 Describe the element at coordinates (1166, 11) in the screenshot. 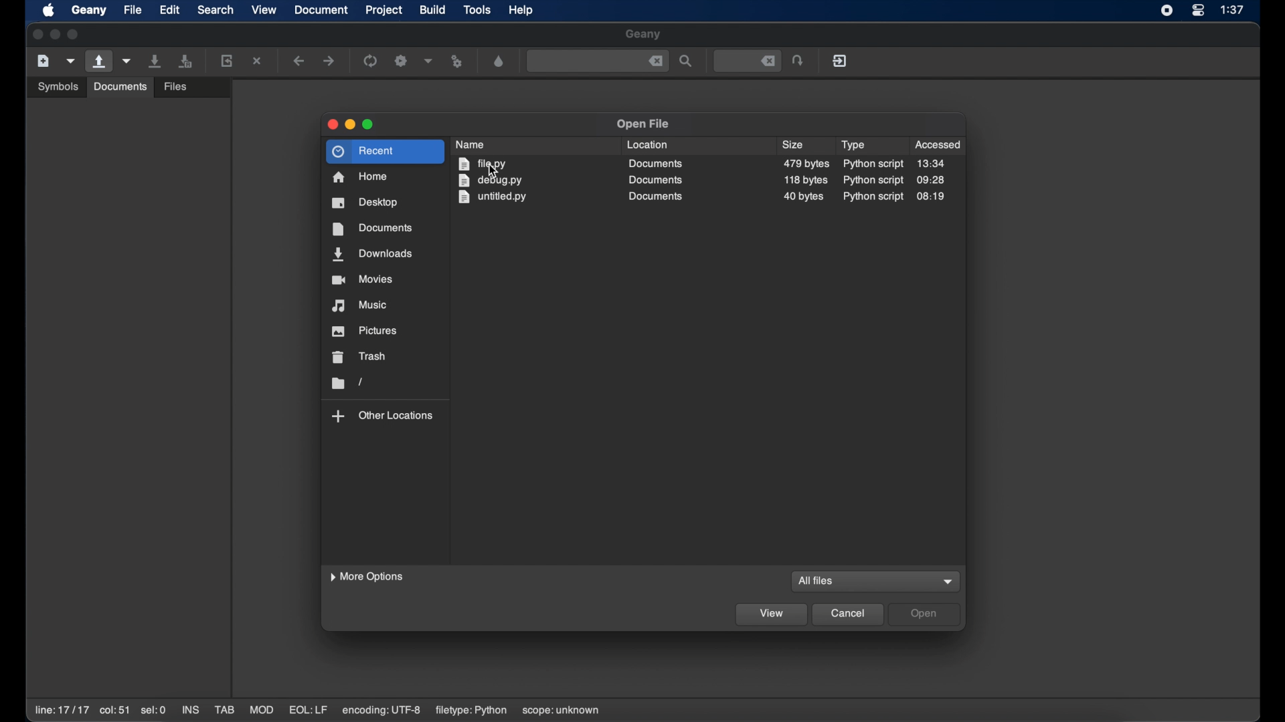

I see `screen recorder icons` at that location.